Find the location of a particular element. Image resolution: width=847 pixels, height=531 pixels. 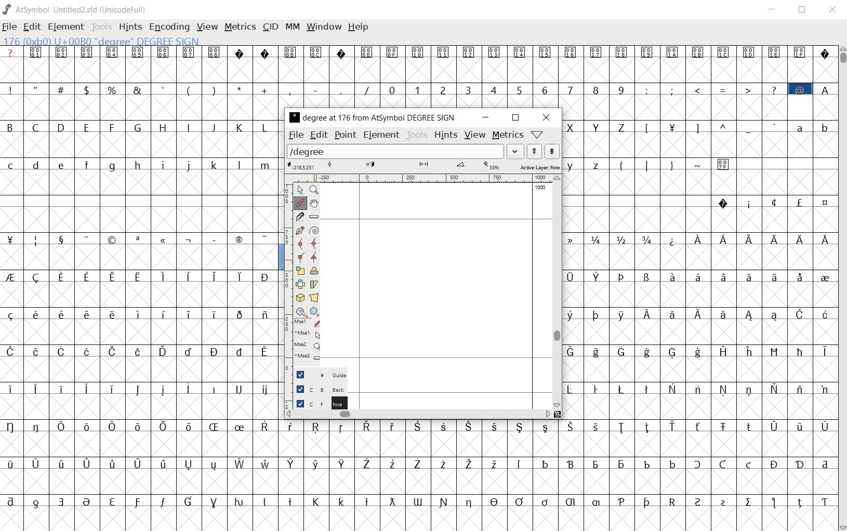

y z is located at coordinates (586, 164).